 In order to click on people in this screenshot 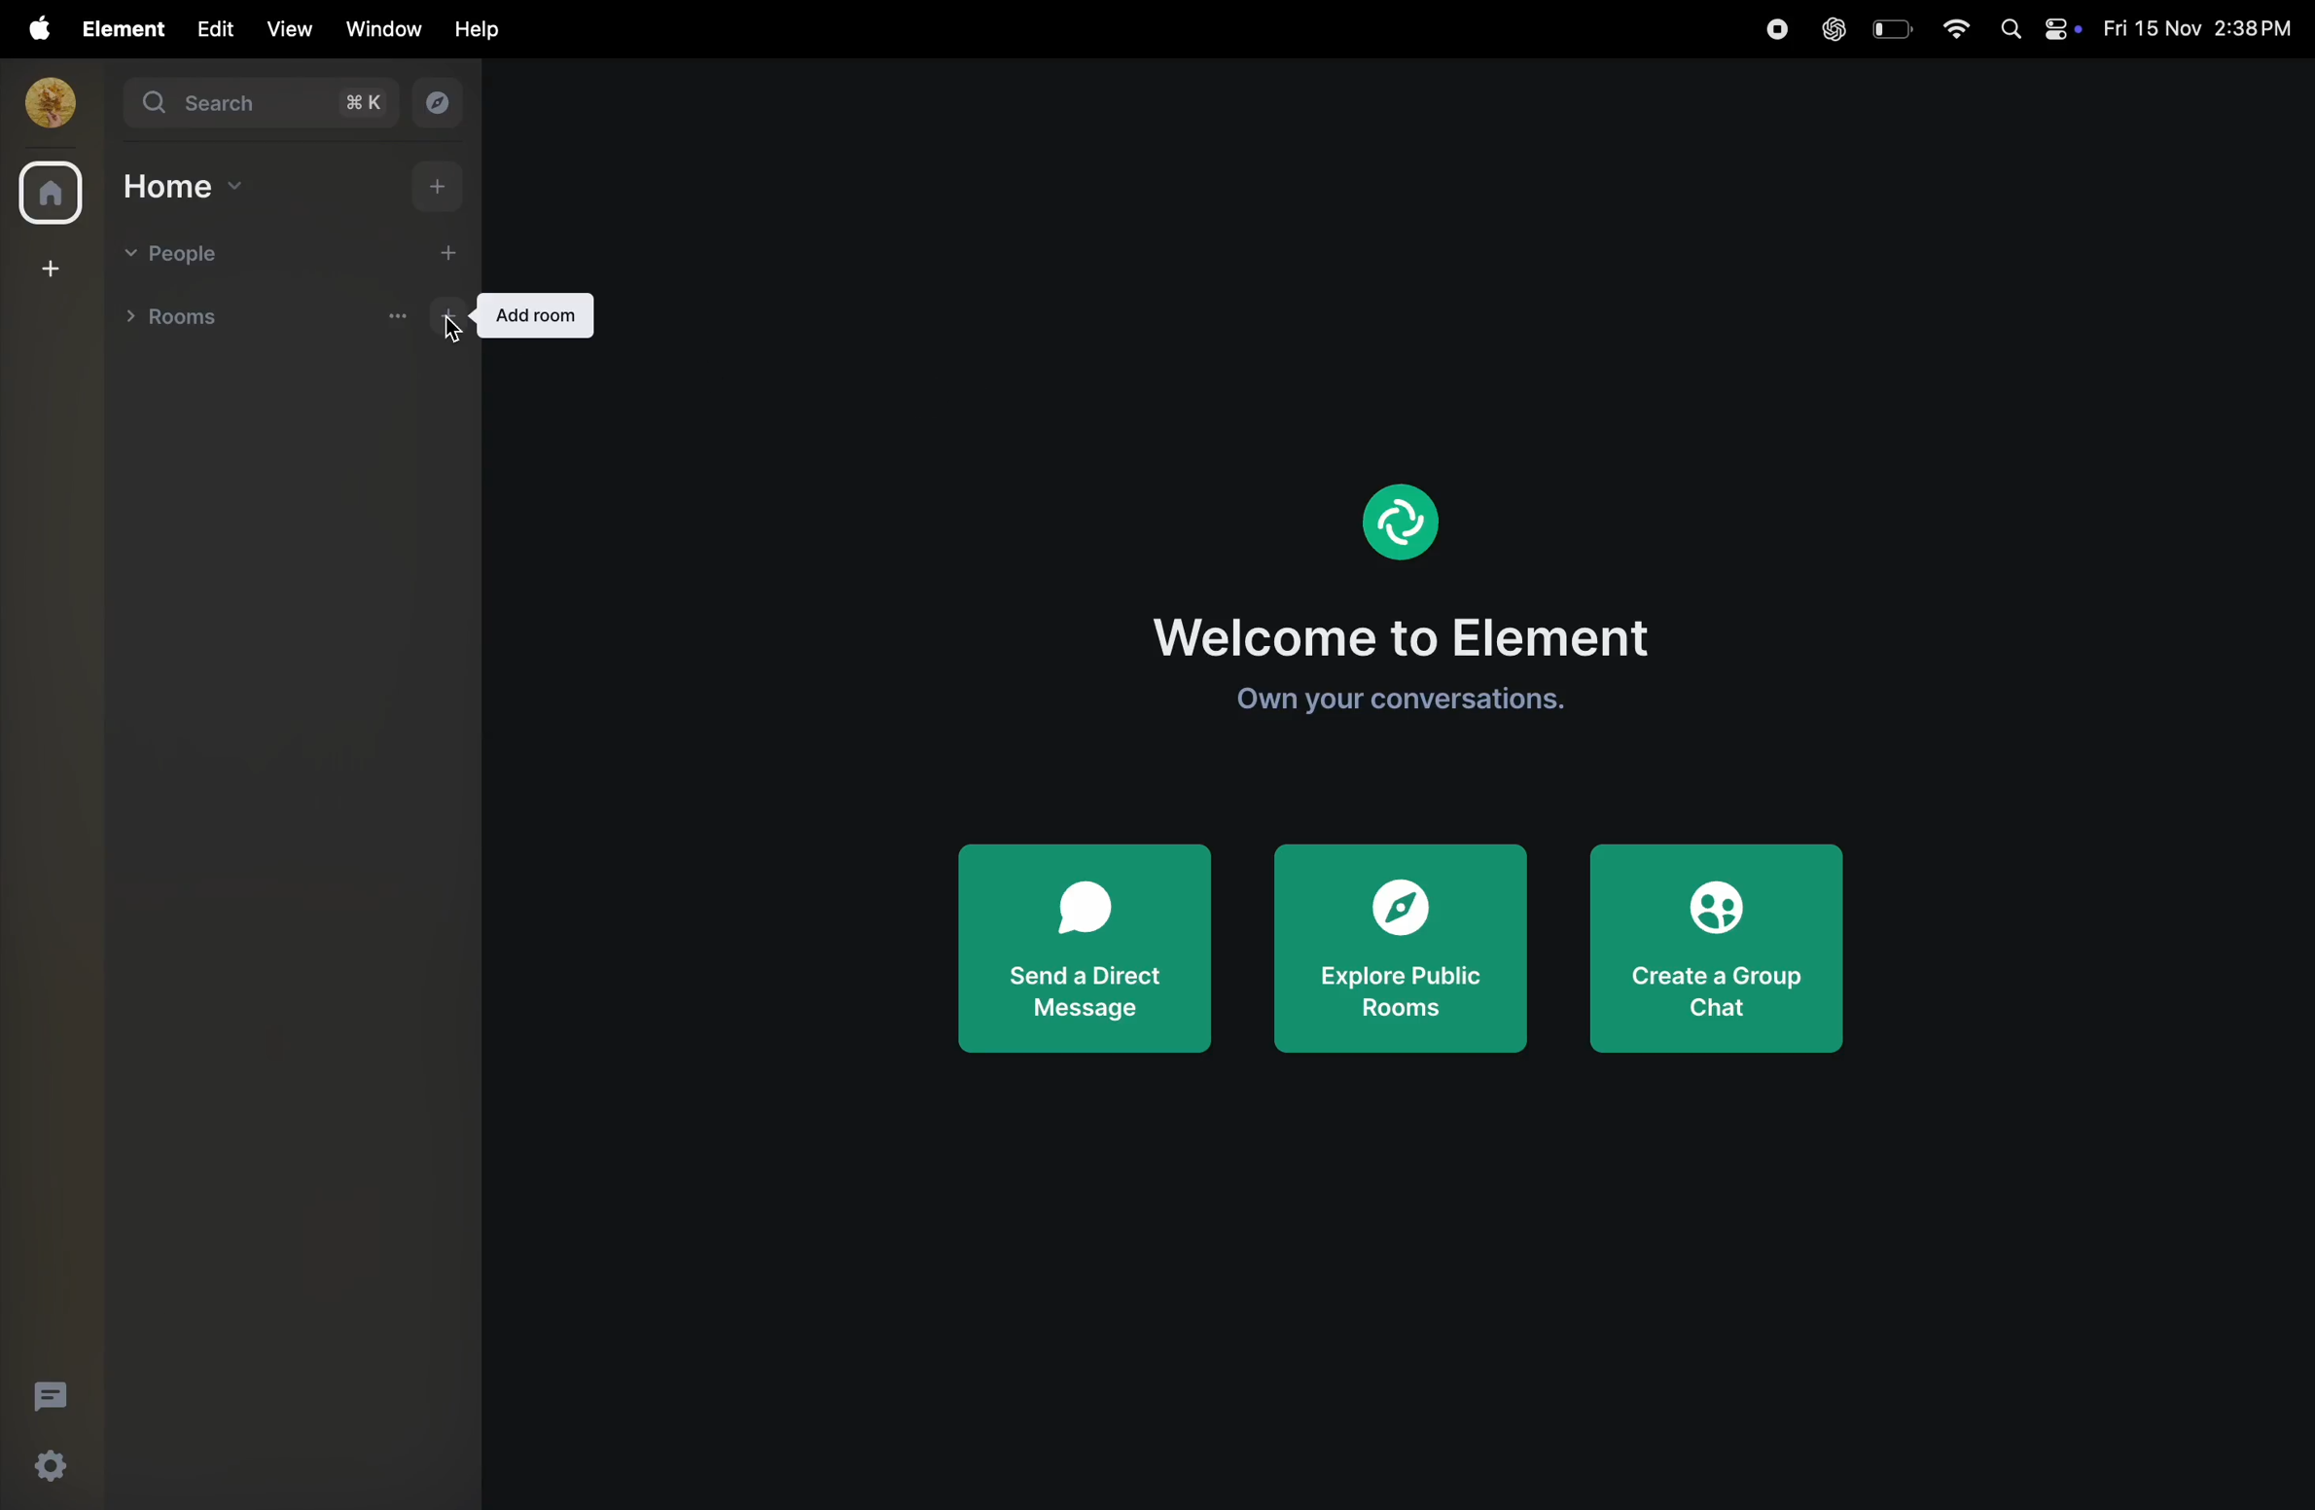, I will do `click(181, 256)`.